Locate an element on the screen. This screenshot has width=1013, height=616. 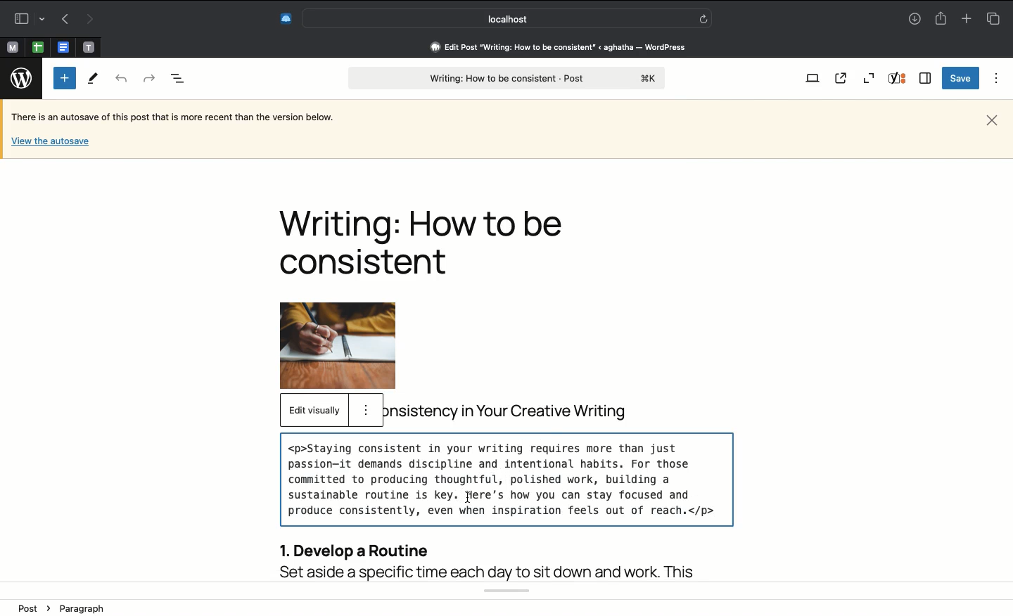
View is located at coordinates (812, 79).